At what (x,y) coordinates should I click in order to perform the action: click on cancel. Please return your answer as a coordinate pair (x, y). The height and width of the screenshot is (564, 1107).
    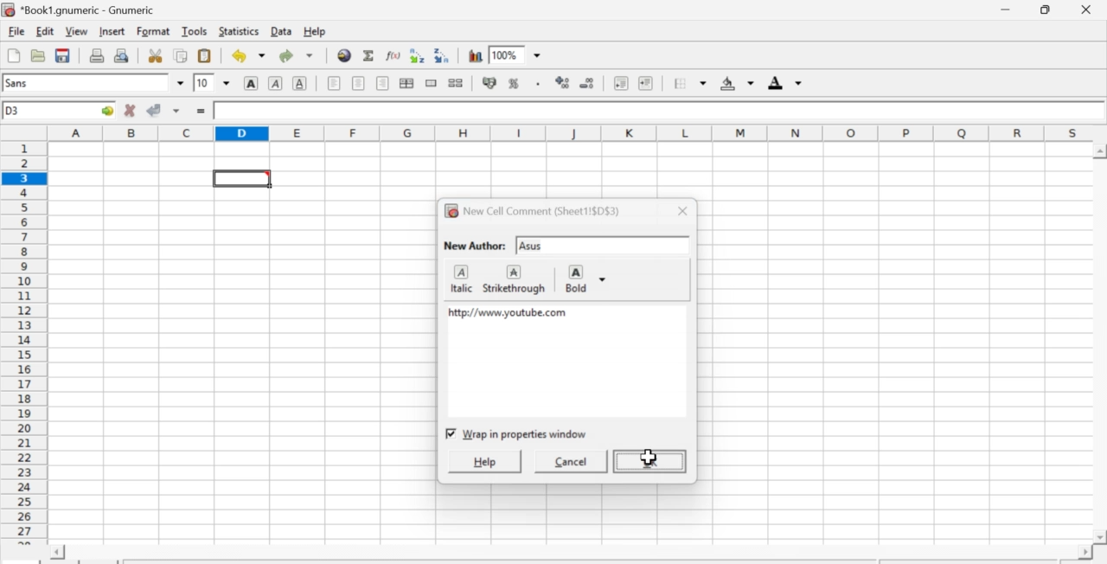
    Looking at the image, I should click on (569, 461).